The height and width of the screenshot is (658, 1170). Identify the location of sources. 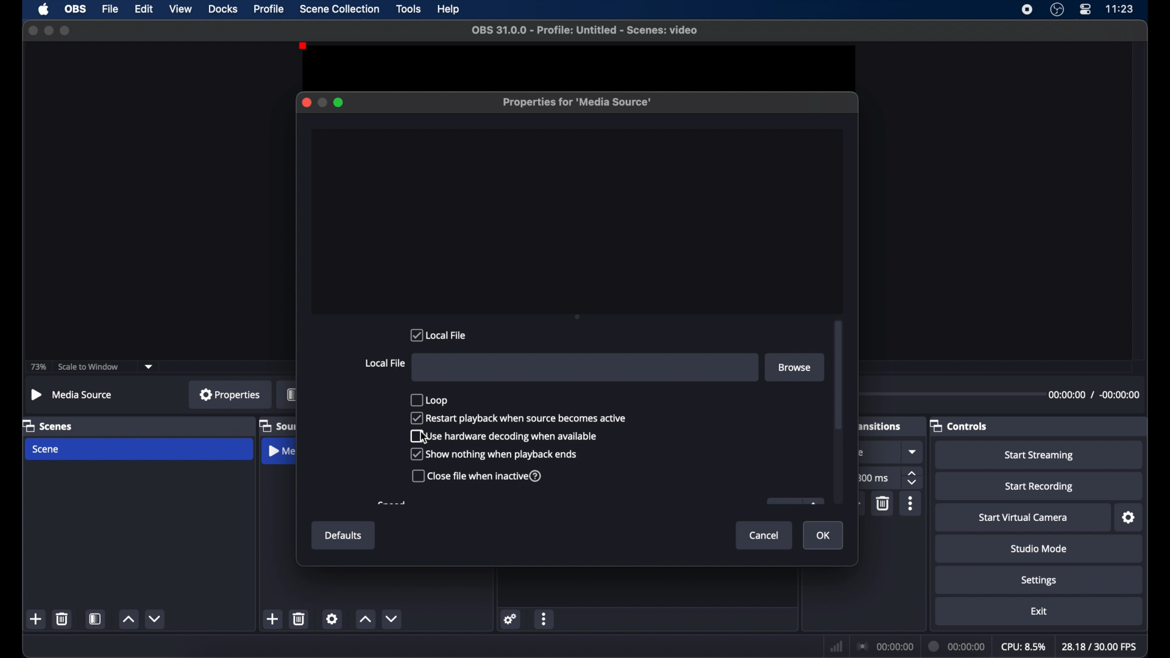
(277, 424).